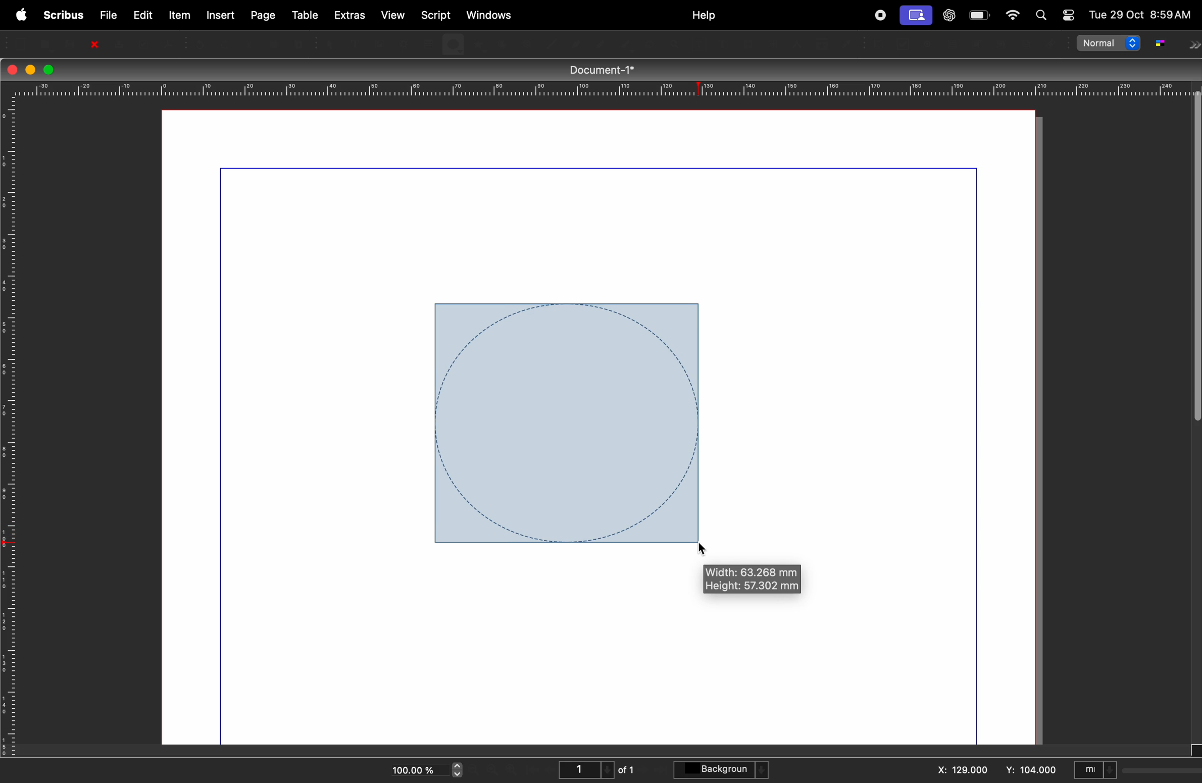  I want to click on PDF checkbox, so click(905, 44).